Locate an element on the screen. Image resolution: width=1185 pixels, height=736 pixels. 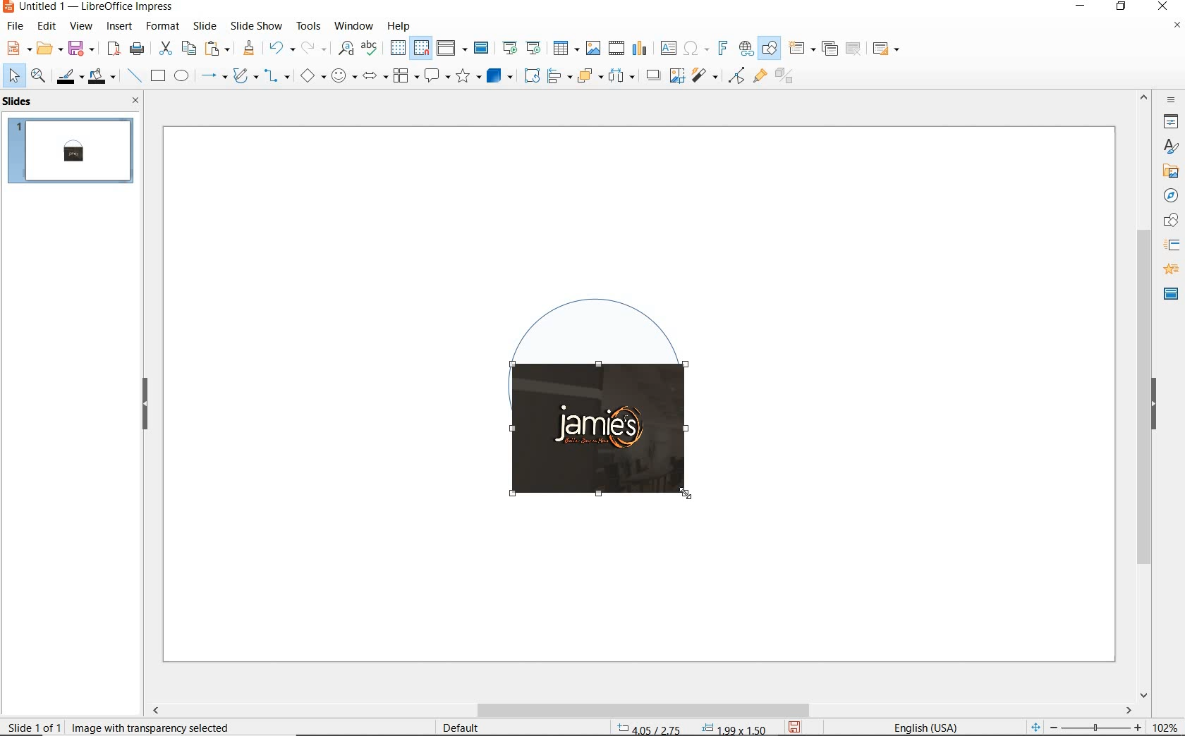
line color is located at coordinates (68, 76).